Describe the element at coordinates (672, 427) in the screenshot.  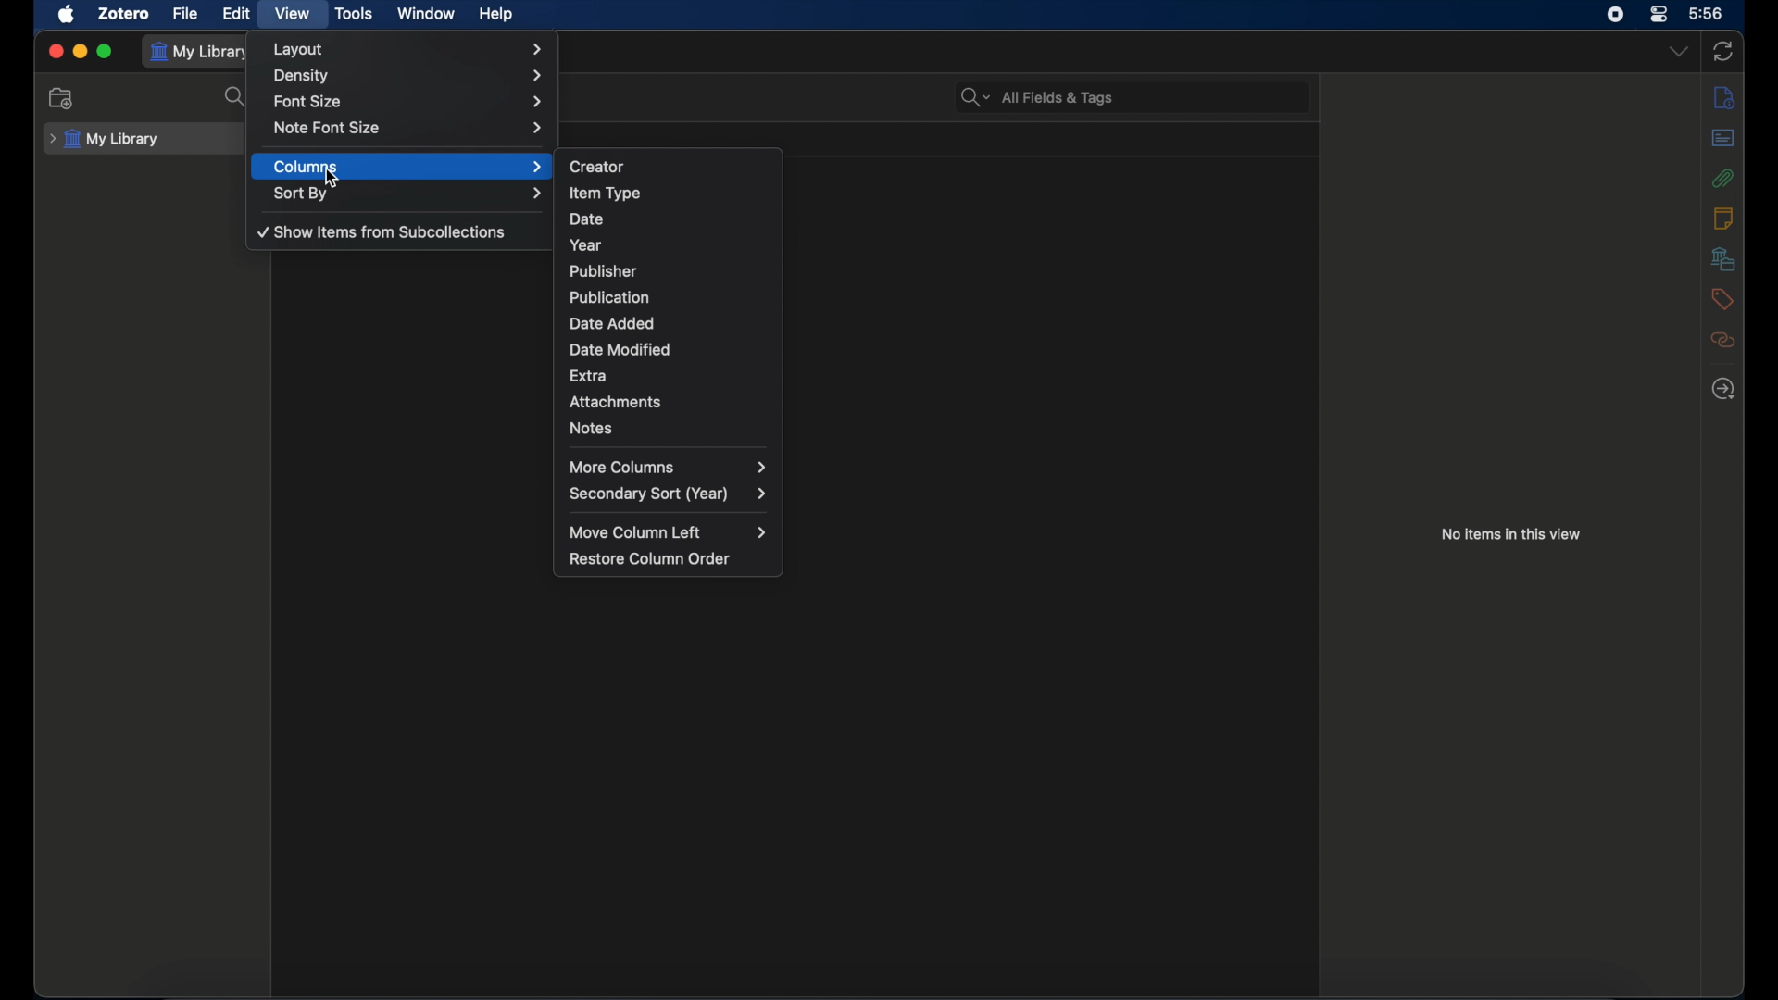
I see `notes` at that location.